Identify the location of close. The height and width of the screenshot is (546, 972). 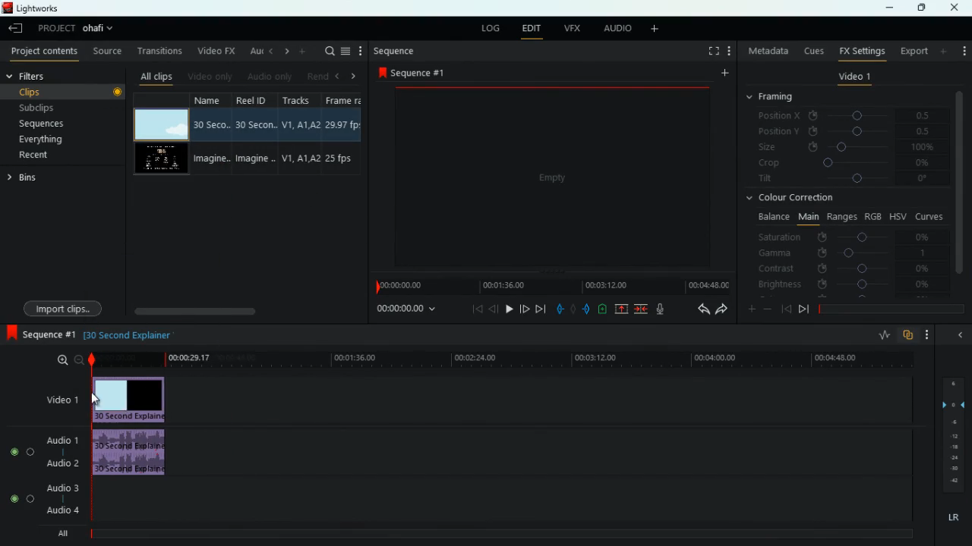
(956, 8).